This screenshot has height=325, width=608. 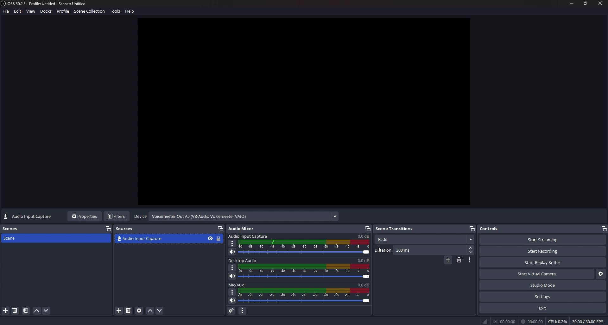 What do you see at coordinates (26, 311) in the screenshot?
I see `filter` at bounding box center [26, 311].